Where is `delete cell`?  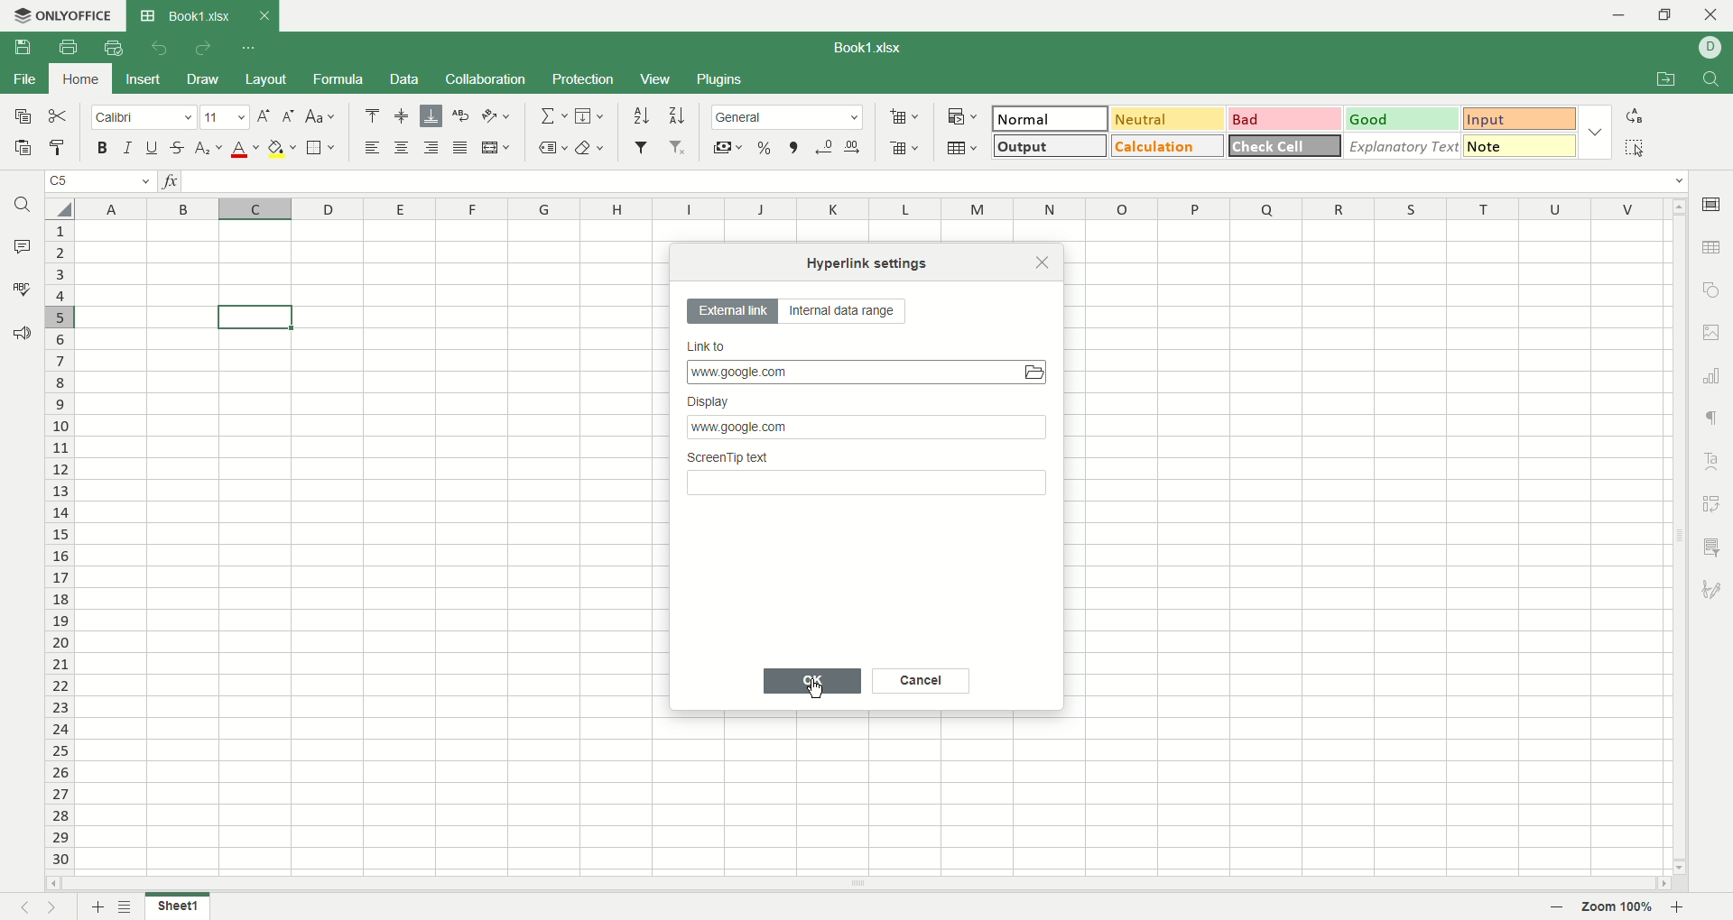 delete cell is located at coordinates (904, 150).